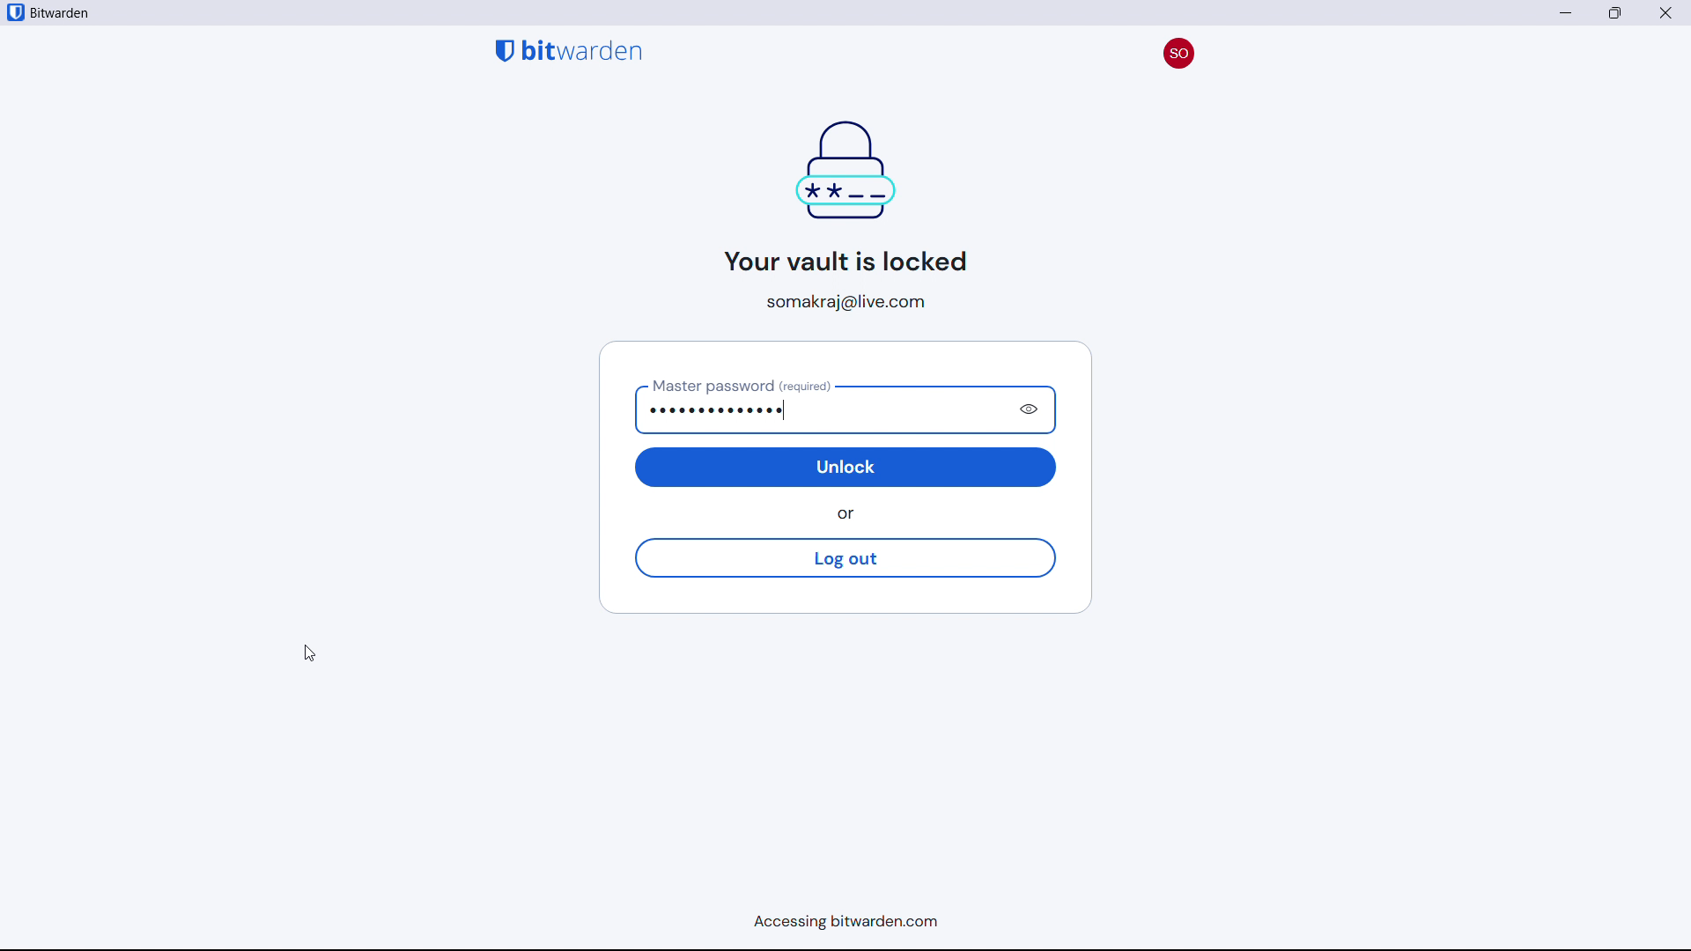 This screenshot has width=1691, height=951. I want to click on Accessing bitwarden.com, so click(838, 925).